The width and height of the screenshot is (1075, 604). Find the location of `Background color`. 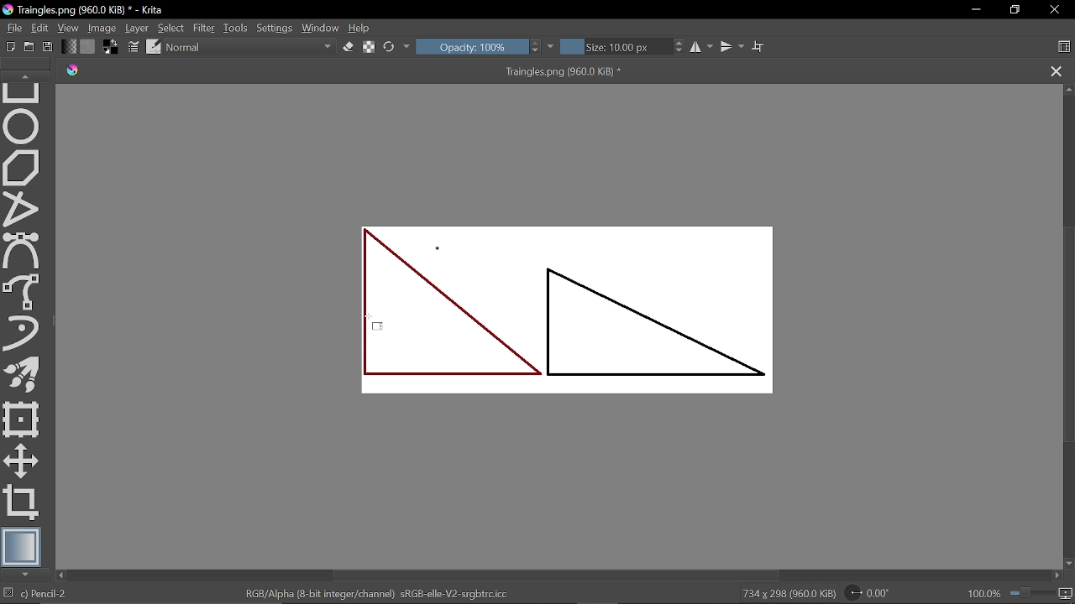

Background color is located at coordinates (110, 46).